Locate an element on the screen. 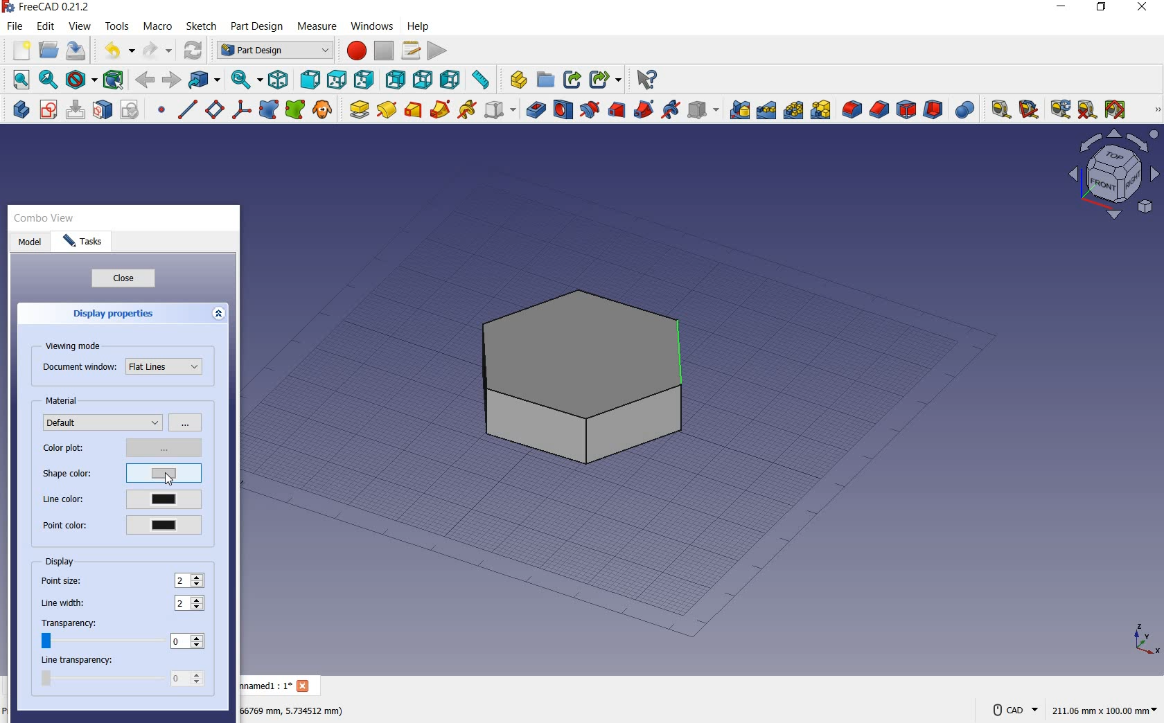 This screenshot has width=1164, height=723. create an additive primitive is located at coordinates (500, 109).